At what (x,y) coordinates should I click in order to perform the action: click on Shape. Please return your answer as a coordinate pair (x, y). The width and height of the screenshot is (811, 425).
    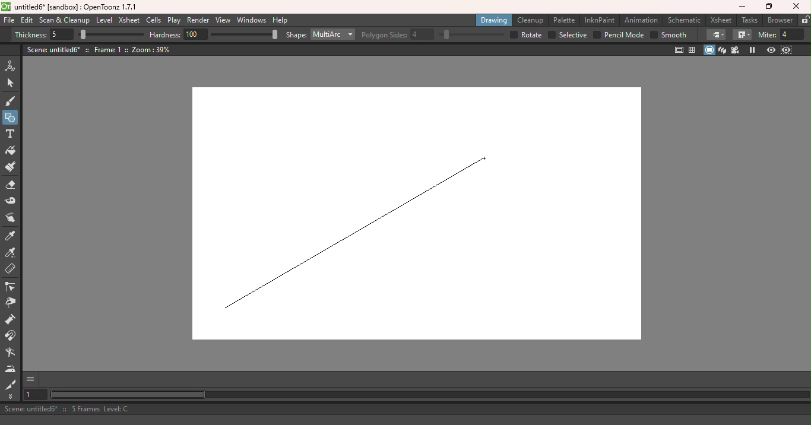
    Looking at the image, I should click on (295, 36).